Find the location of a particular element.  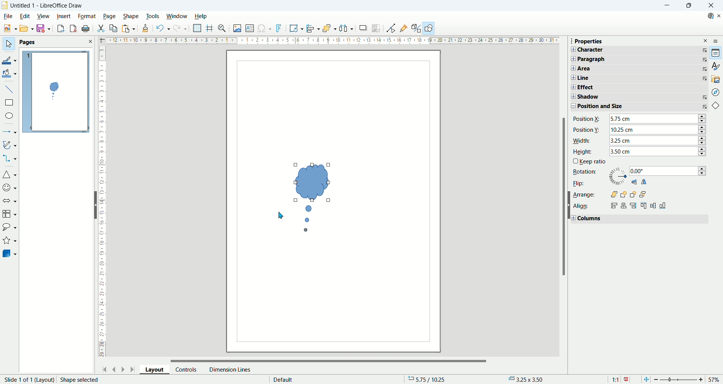

Character is located at coordinates (611, 50).